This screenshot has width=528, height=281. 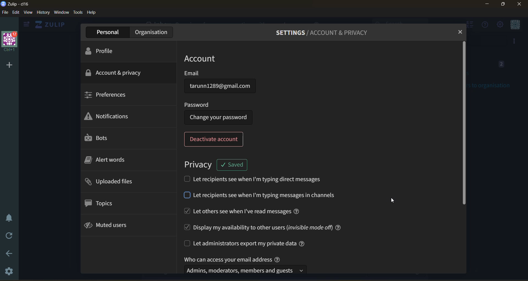 What do you see at coordinates (52, 25) in the screenshot?
I see `ZULIP` at bounding box center [52, 25].